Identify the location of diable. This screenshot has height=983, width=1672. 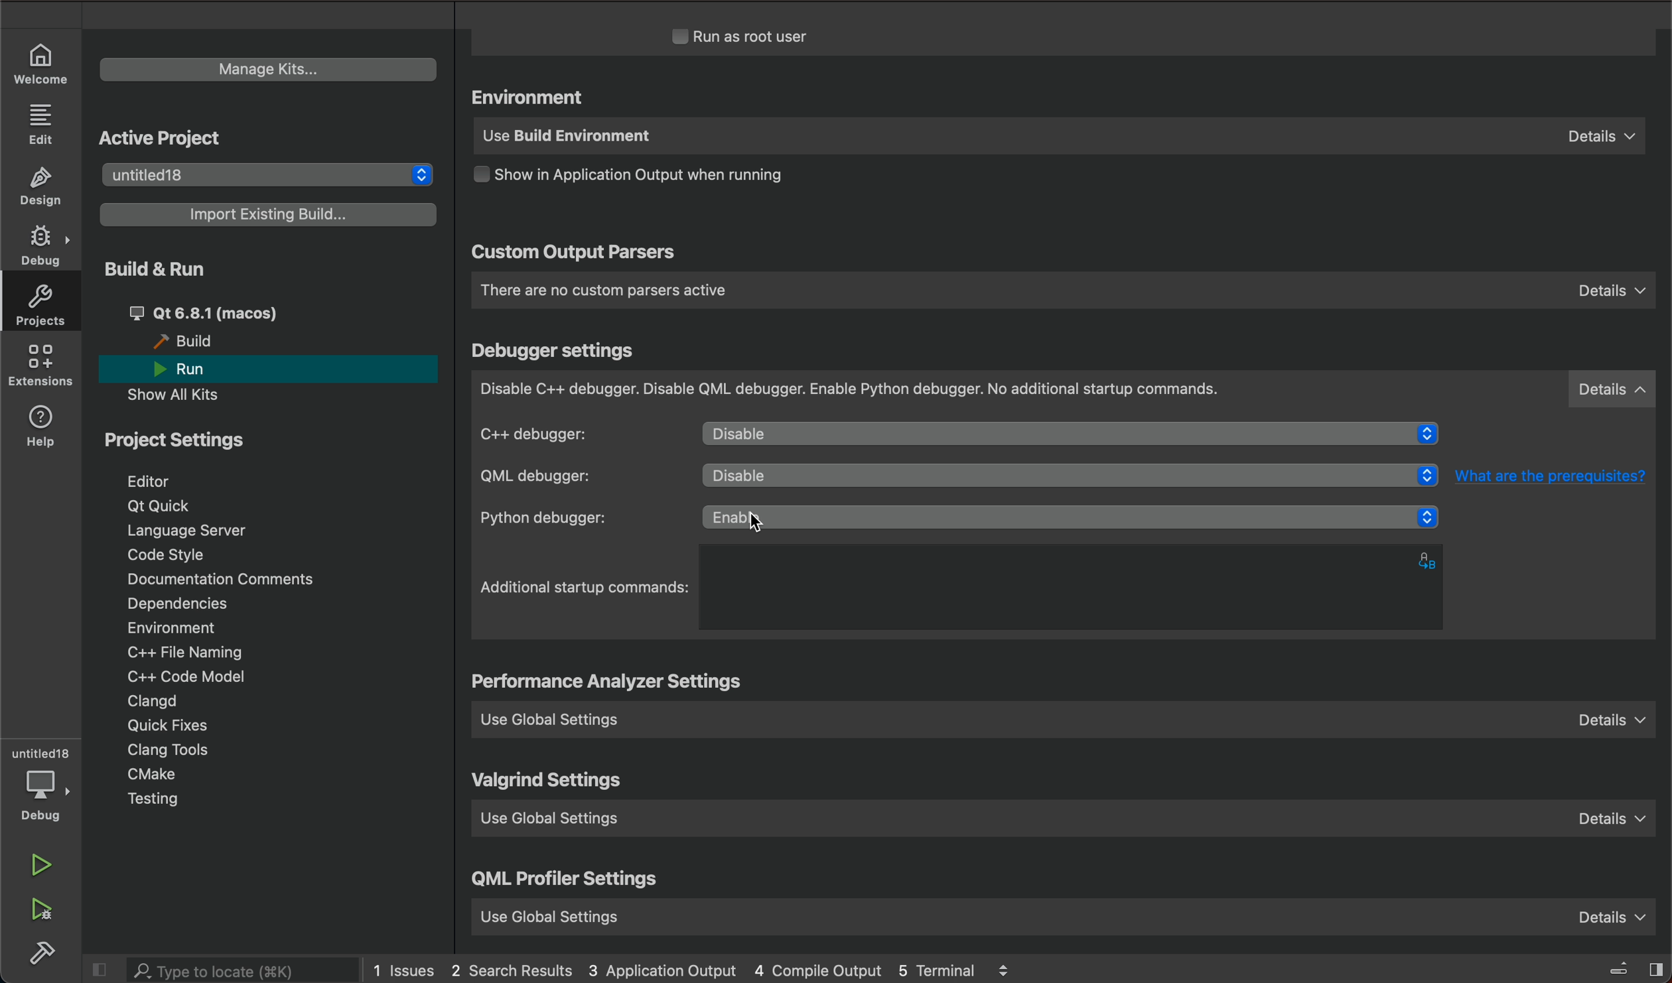
(1072, 436).